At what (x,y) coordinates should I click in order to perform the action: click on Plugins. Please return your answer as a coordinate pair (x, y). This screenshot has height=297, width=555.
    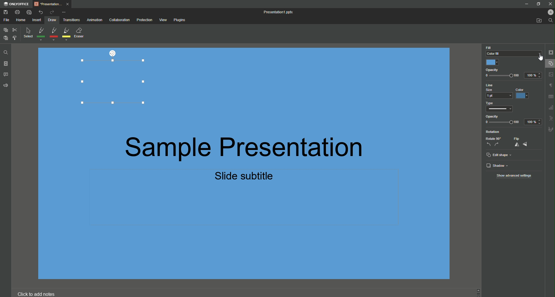
    Looking at the image, I should click on (181, 20).